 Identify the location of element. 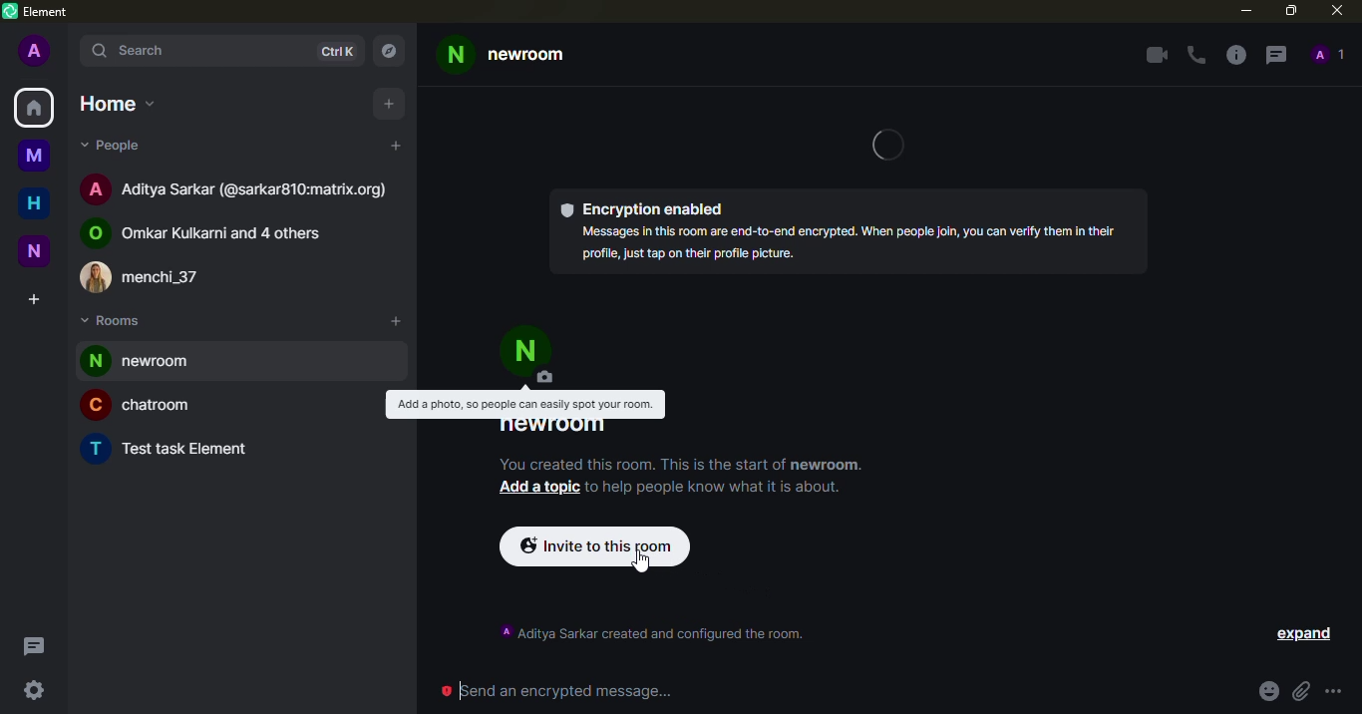
(38, 12).